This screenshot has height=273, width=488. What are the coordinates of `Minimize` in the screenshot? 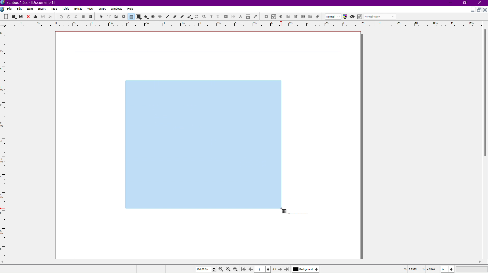 It's located at (472, 10).